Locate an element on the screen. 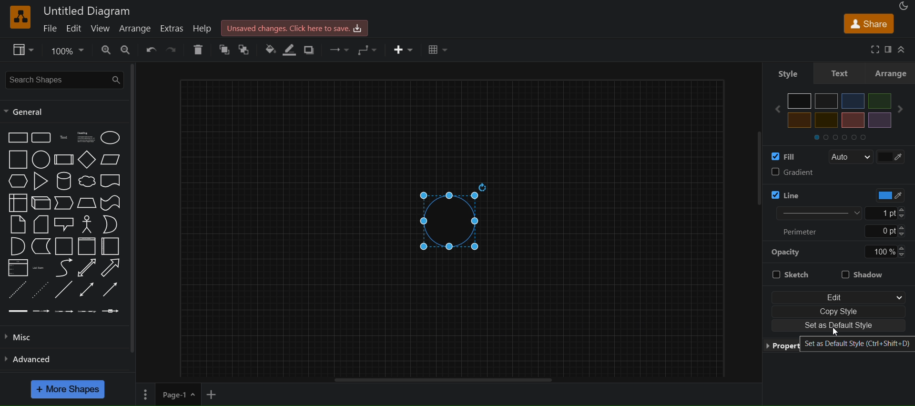 The width and height of the screenshot is (915, 406). cube is located at coordinates (41, 203).